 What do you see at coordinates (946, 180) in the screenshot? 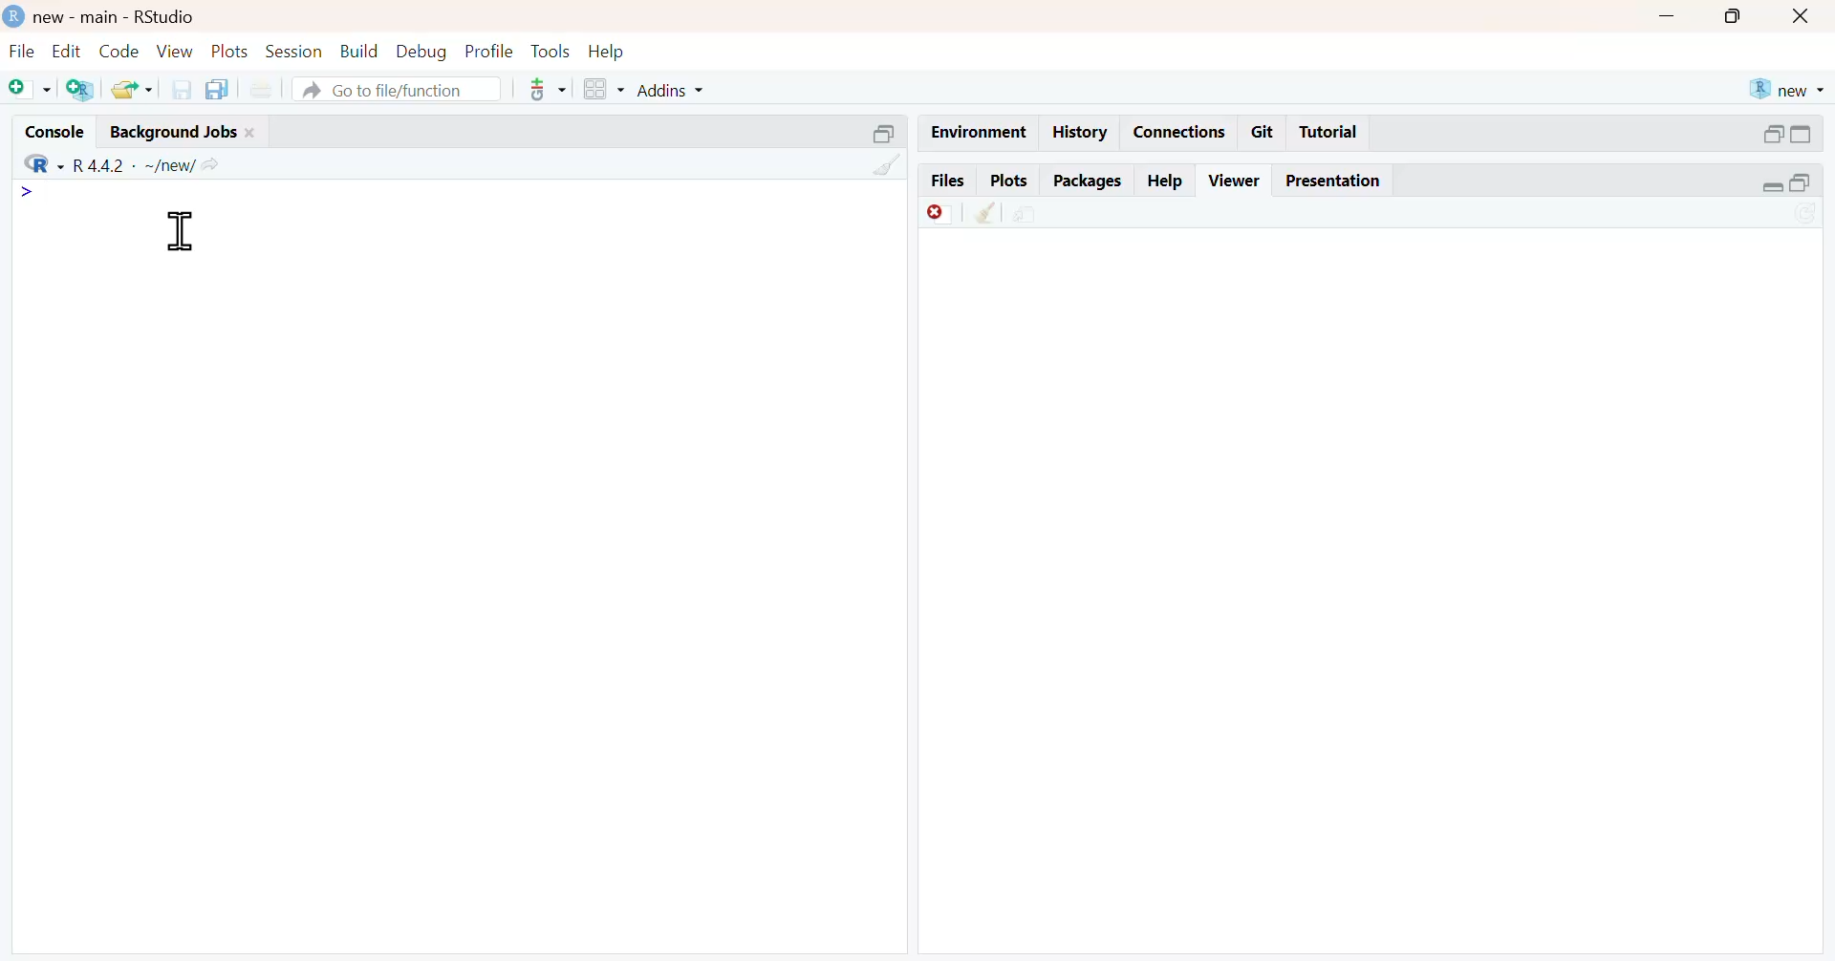
I see `files` at bounding box center [946, 180].